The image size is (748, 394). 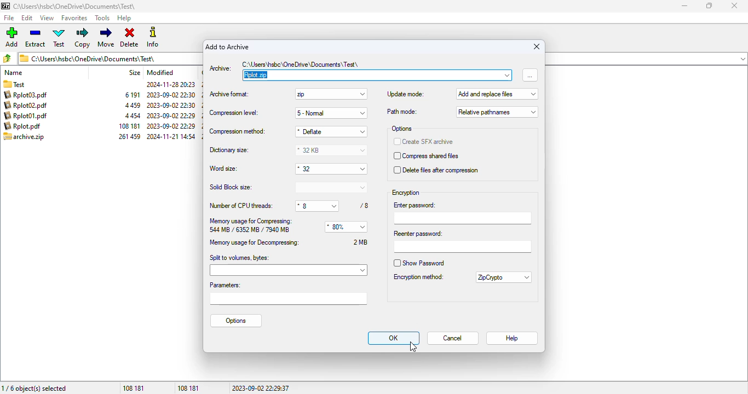 What do you see at coordinates (228, 47) in the screenshot?
I see `add to archive` at bounding box center [228, 47].